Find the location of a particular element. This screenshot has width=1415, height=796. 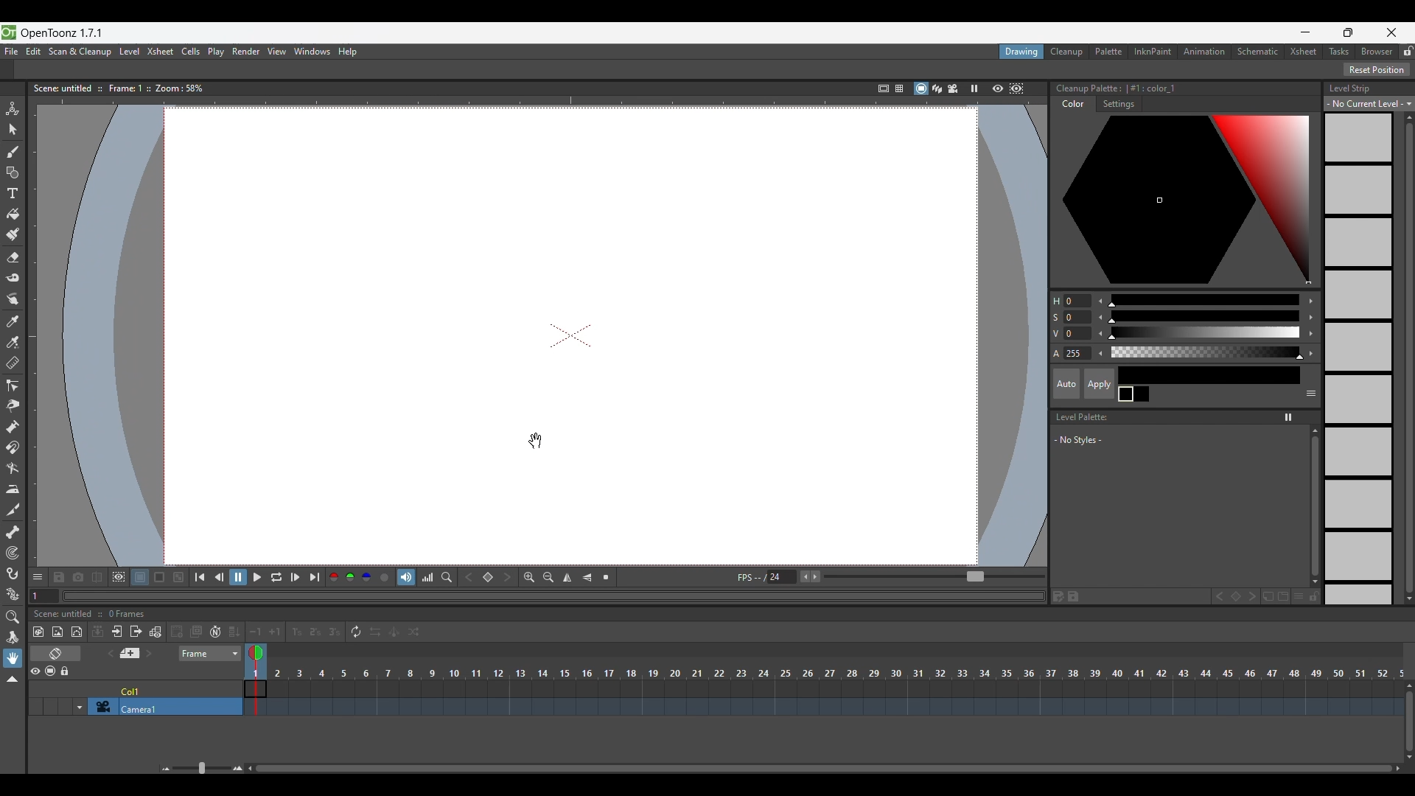

Collapse is located at coordinates (97, 632).